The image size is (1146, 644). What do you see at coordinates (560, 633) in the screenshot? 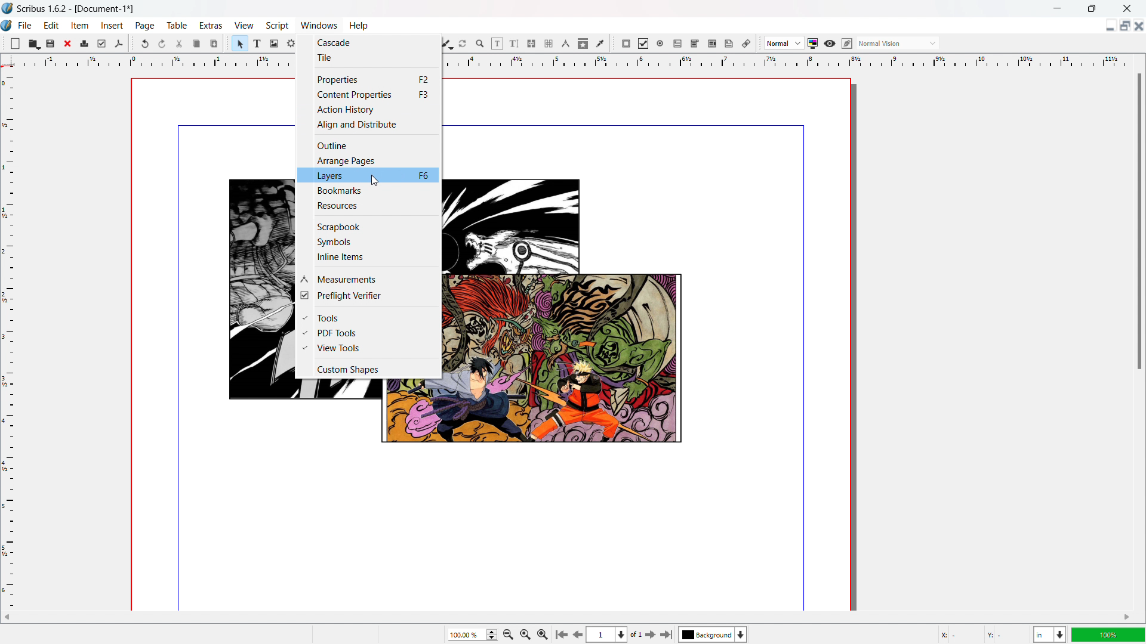
I see `go to first page` at bounding box center [560, 633].